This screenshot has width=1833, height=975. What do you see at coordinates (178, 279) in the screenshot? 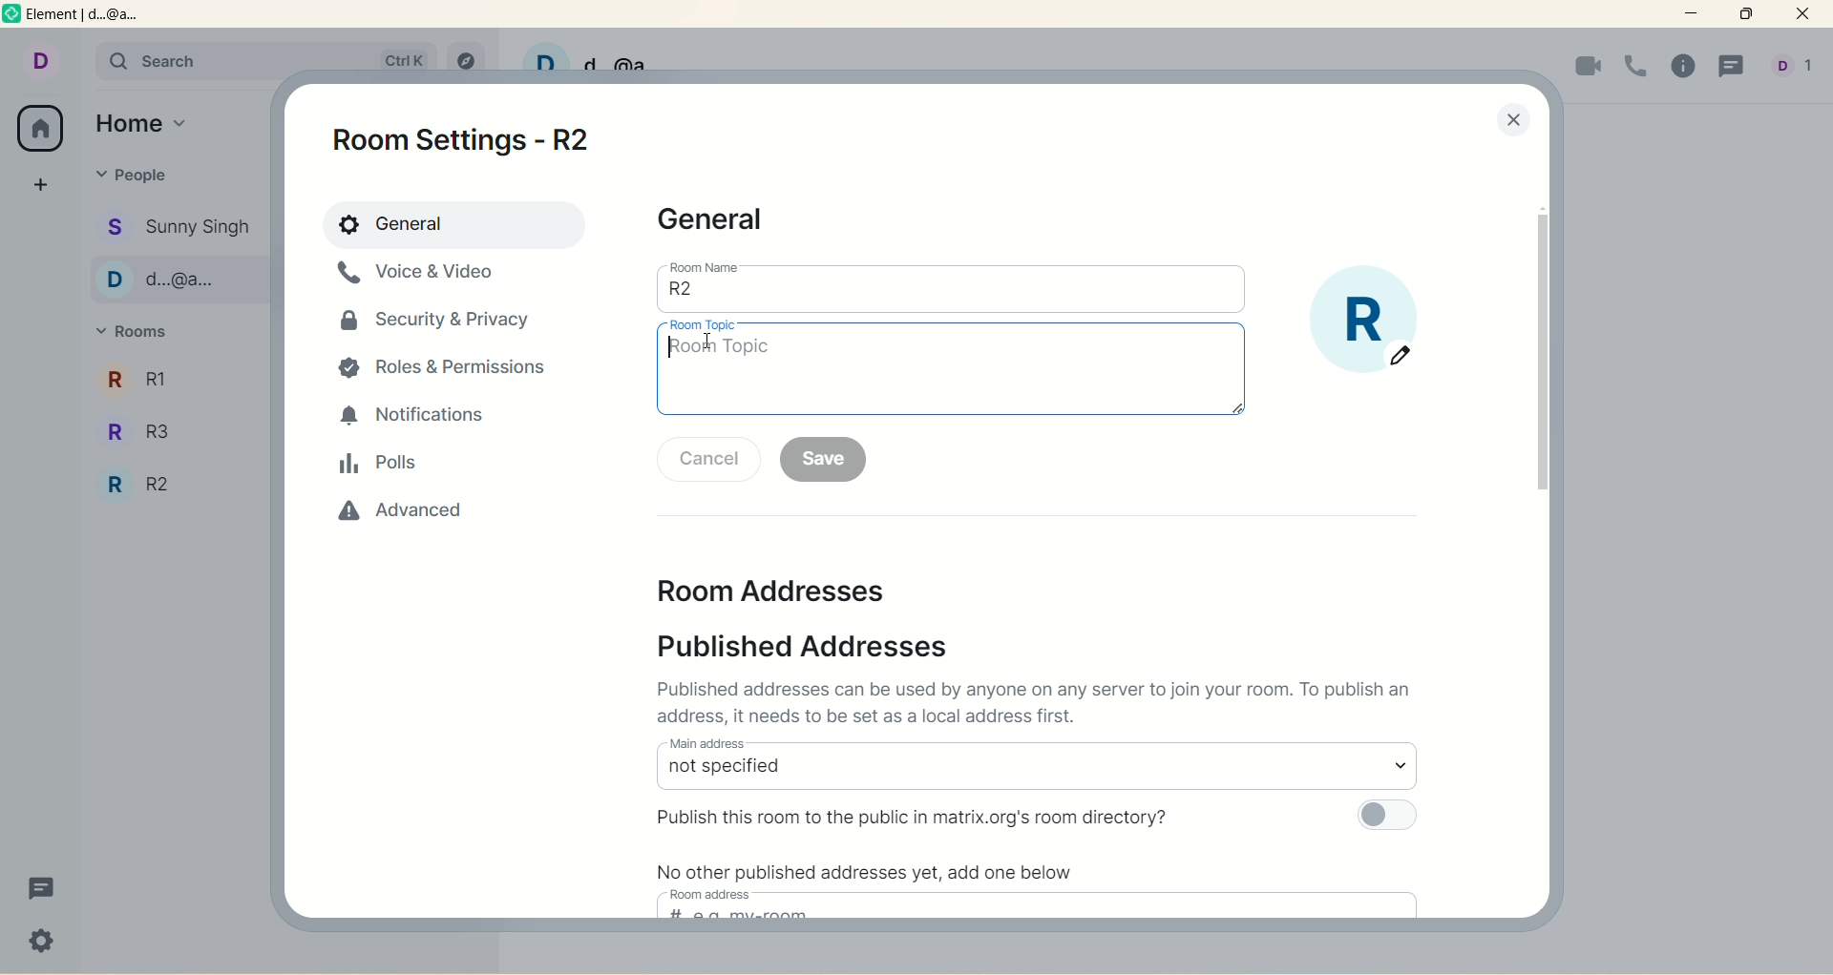
I see `d...@...` at bounding box center [178, 279].